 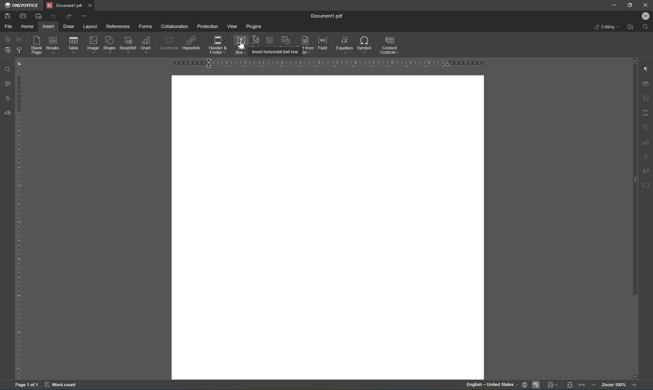 What do you see at coordinates (231, 26) in the screenshot?
I see `view` at bounding box center [231, 26].